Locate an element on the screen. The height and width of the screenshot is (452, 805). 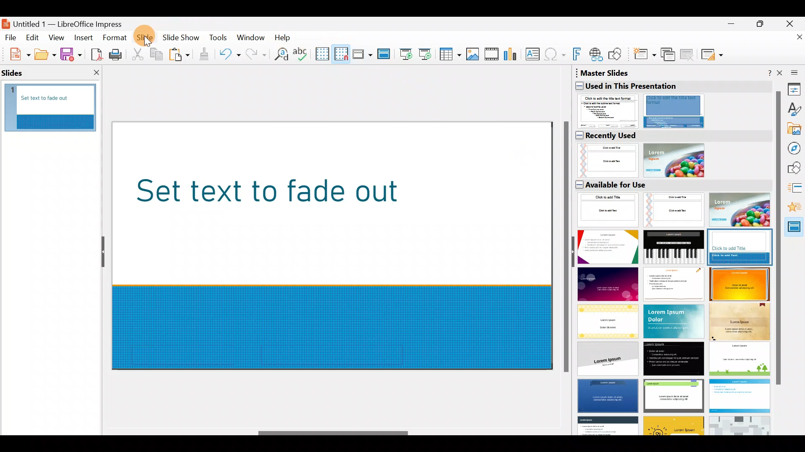
Print is located at coordinates (118, 55).